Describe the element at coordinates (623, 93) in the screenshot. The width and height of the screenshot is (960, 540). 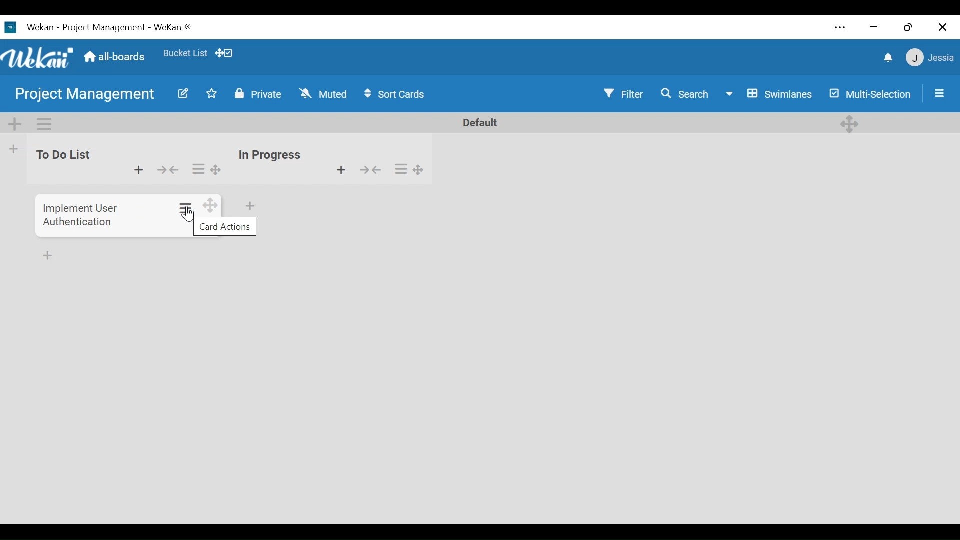
I see `Y Filter` at that location.